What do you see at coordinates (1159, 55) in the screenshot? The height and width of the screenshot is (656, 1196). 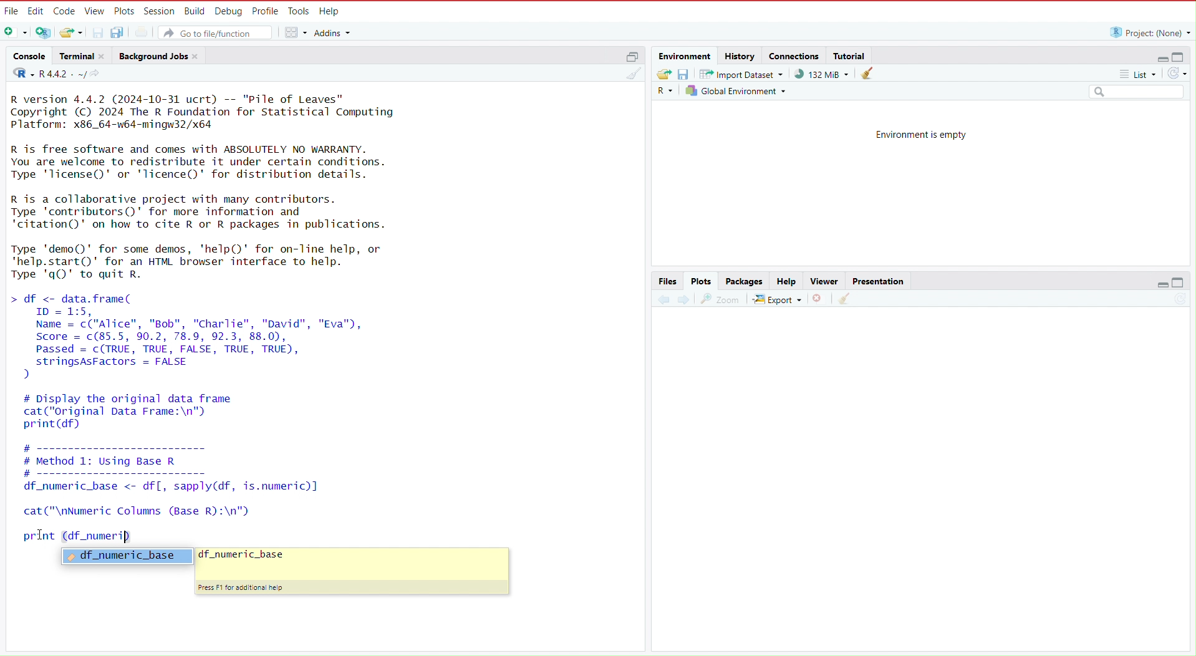 I see `minimize` at bounding box center [1159, 55].